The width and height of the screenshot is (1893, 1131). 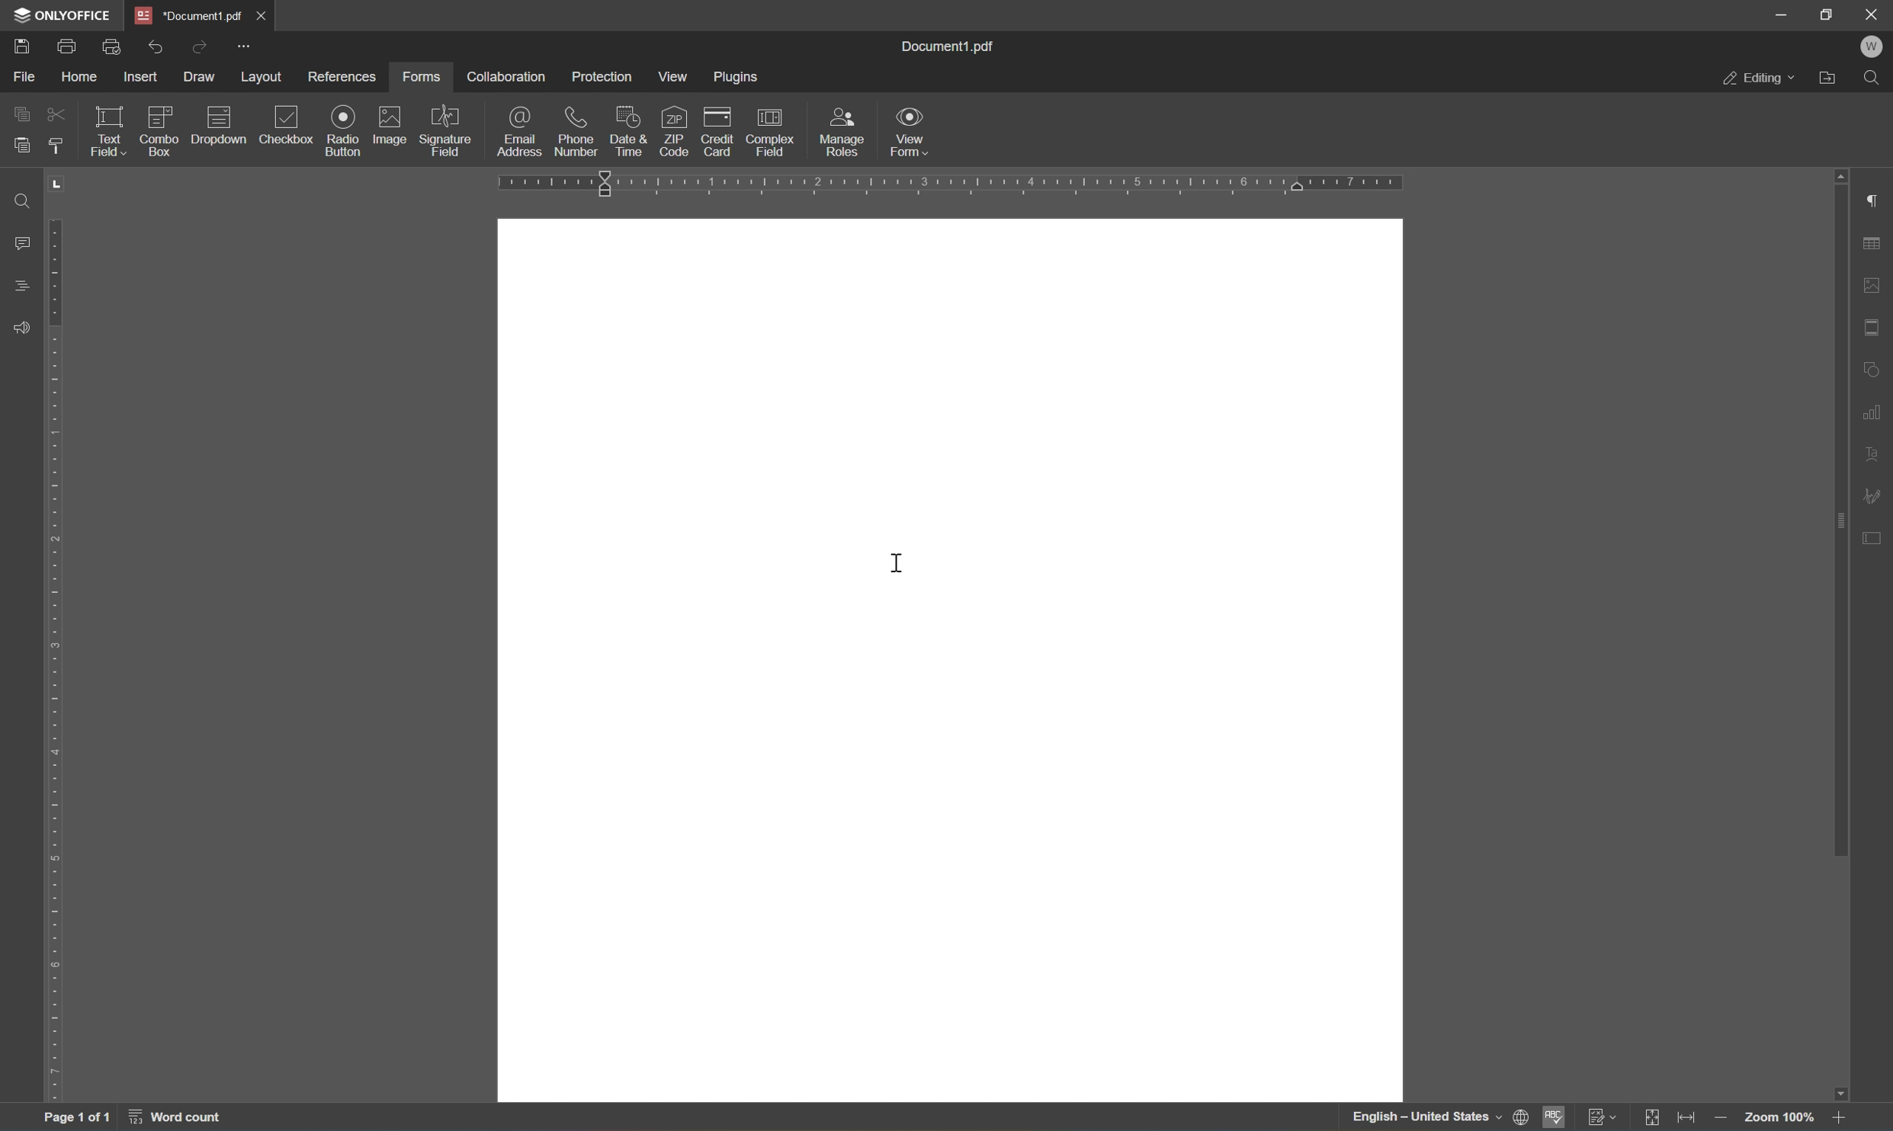 What do you see at coordinates (1826, 78) in the screenshot?
I see `open file location` at bounding box center [1826, 78].